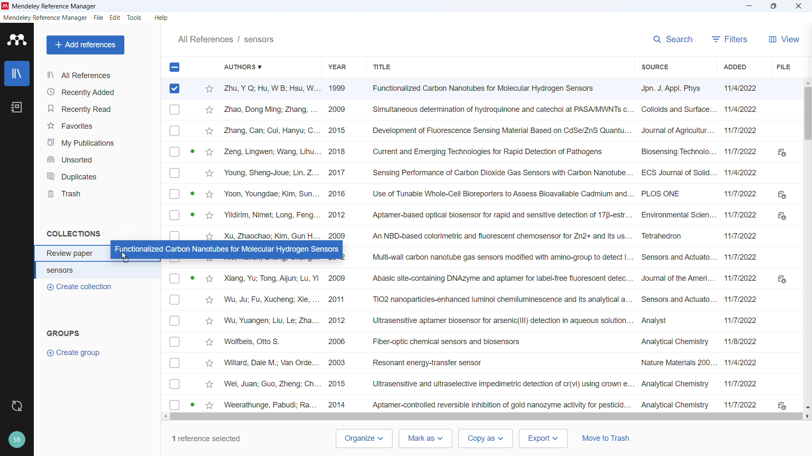  Describe the element at coordinates (277, 91) in the screenshot. I see `Cursor ` at that location.